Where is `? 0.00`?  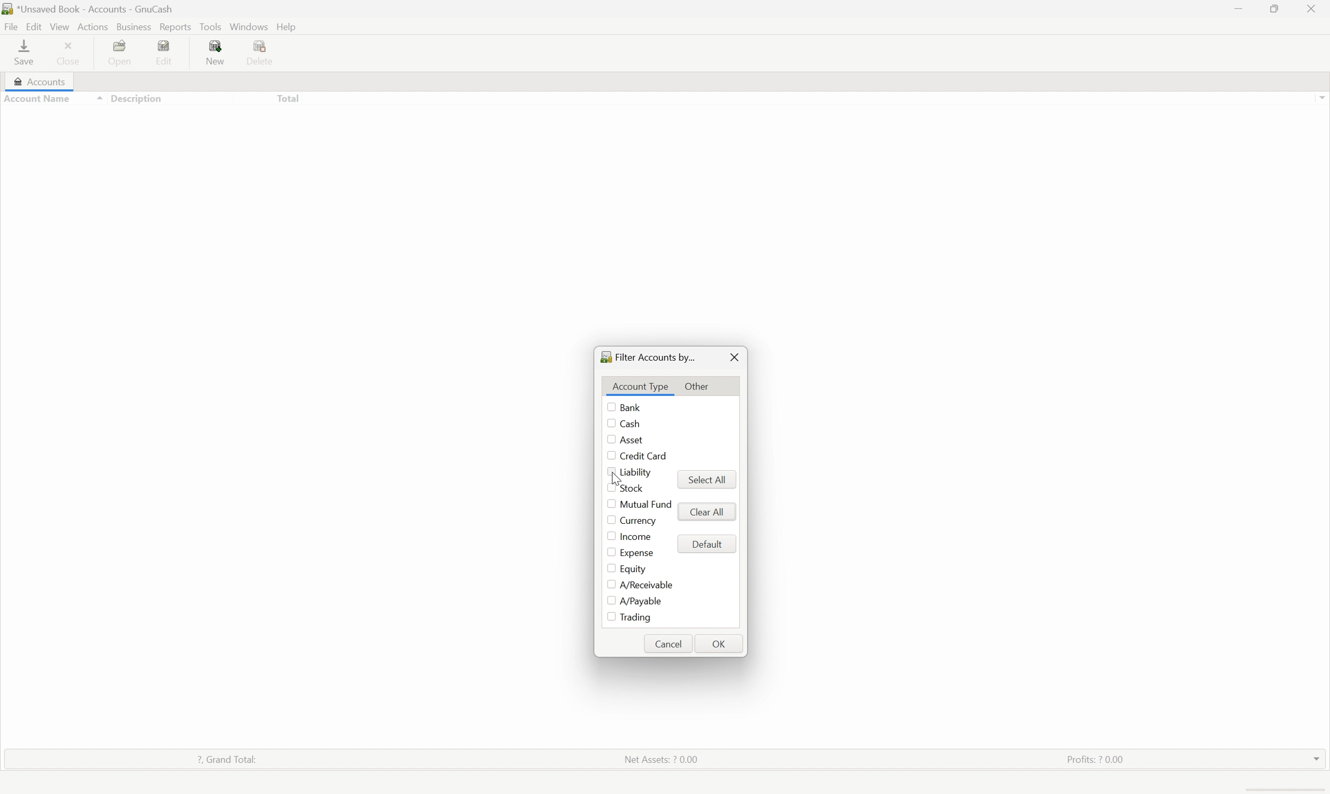 ? 0.00 is located at coordinates (289, 112).